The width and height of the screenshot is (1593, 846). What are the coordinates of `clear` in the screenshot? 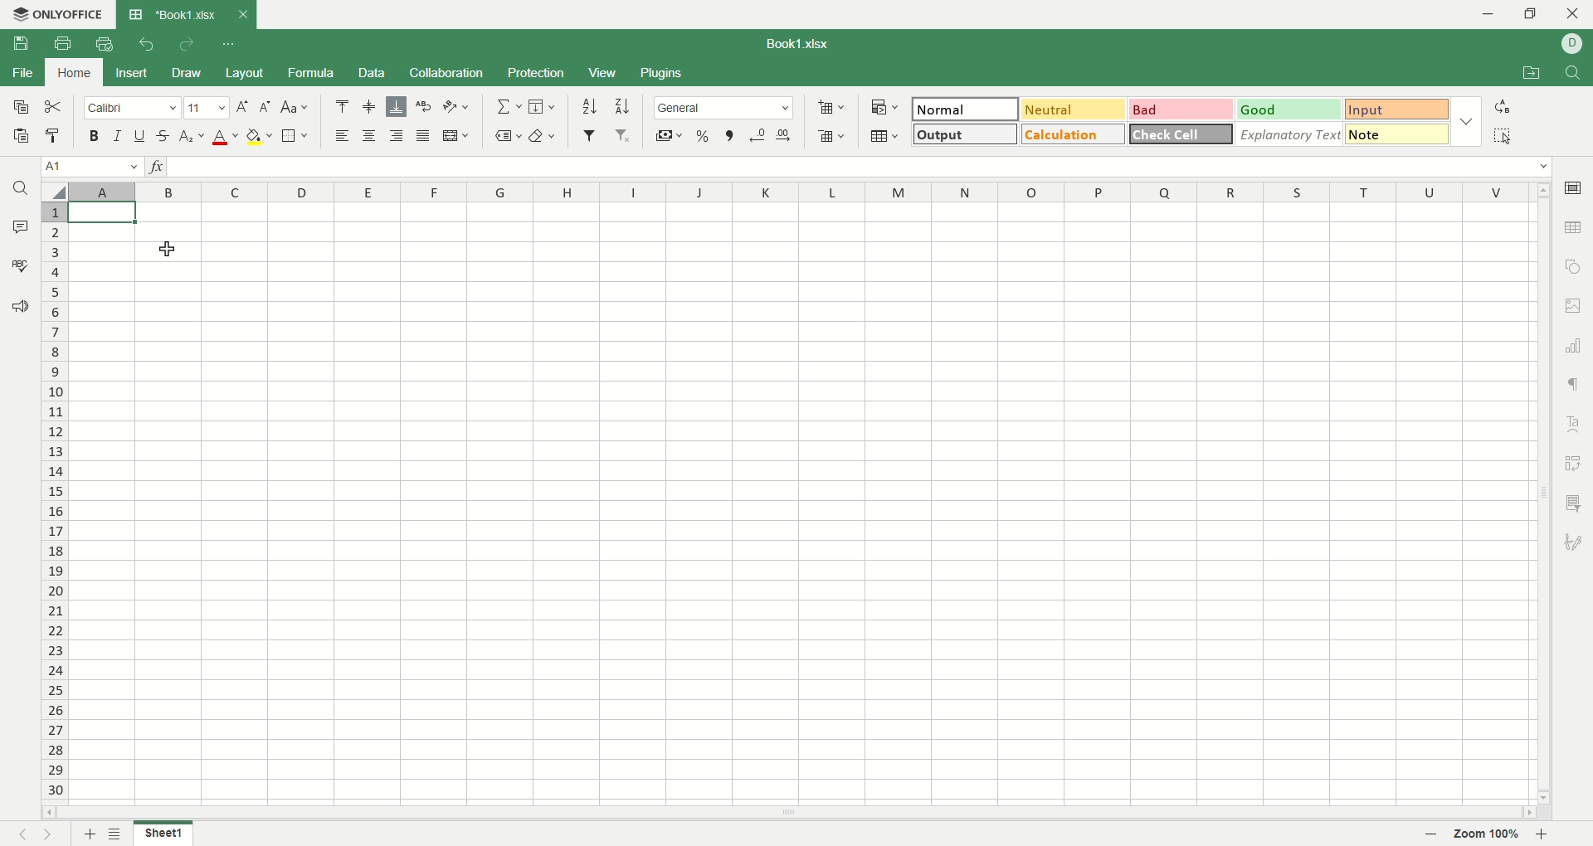 It's located at (544, 137).